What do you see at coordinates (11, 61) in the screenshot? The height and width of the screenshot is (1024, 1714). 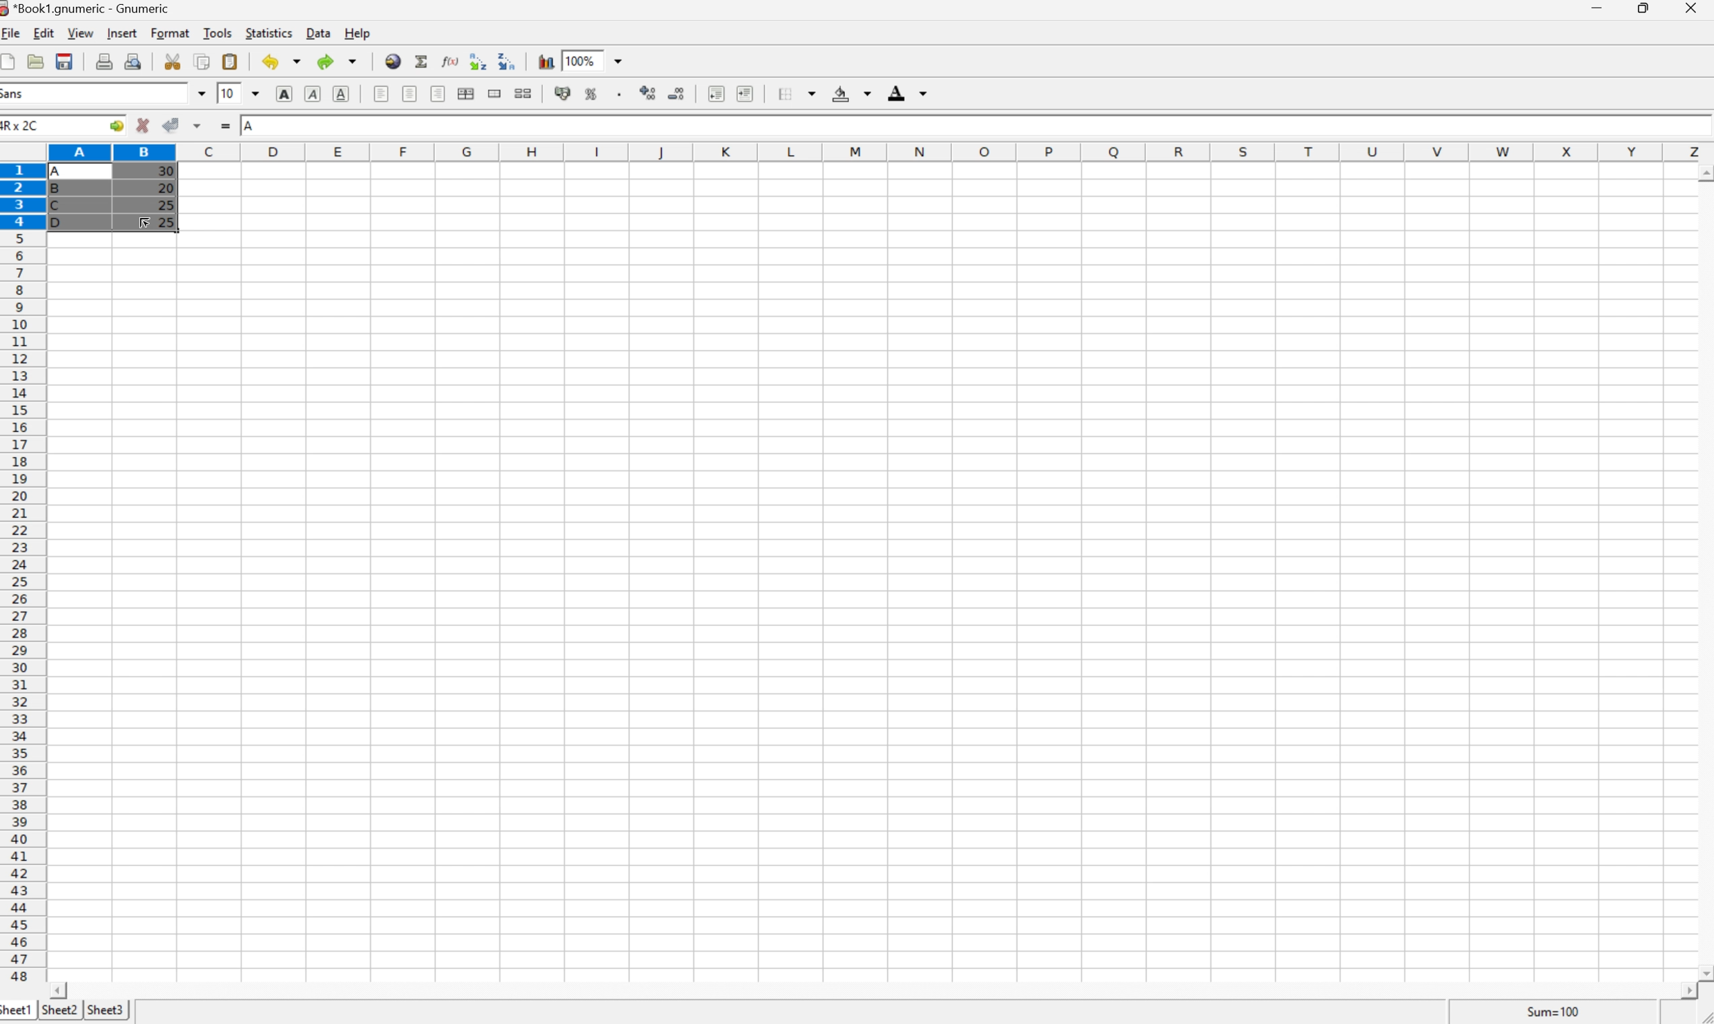 I see `Create a new workbook` at bounding box center [11, 61].